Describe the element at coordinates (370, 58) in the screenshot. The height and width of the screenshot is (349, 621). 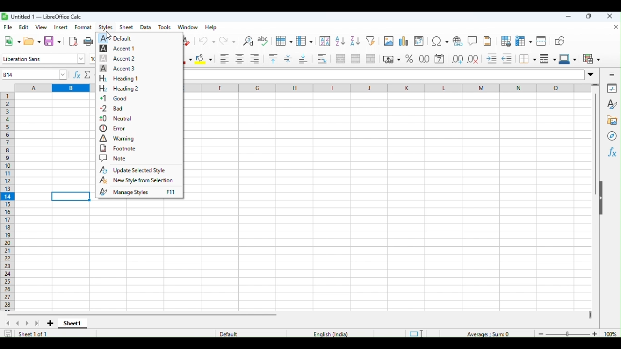
I see `unmerge` at that location.